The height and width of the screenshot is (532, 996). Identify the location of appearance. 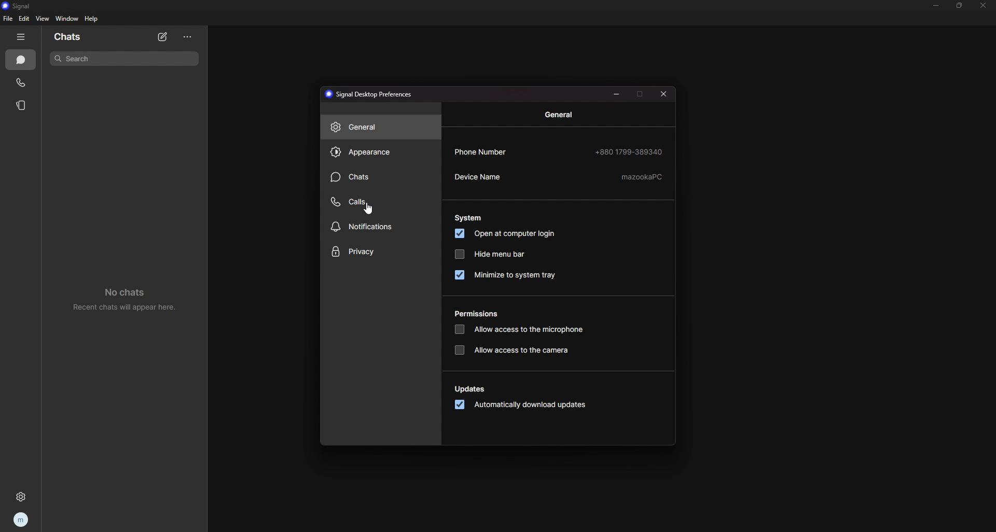
(379, 153).